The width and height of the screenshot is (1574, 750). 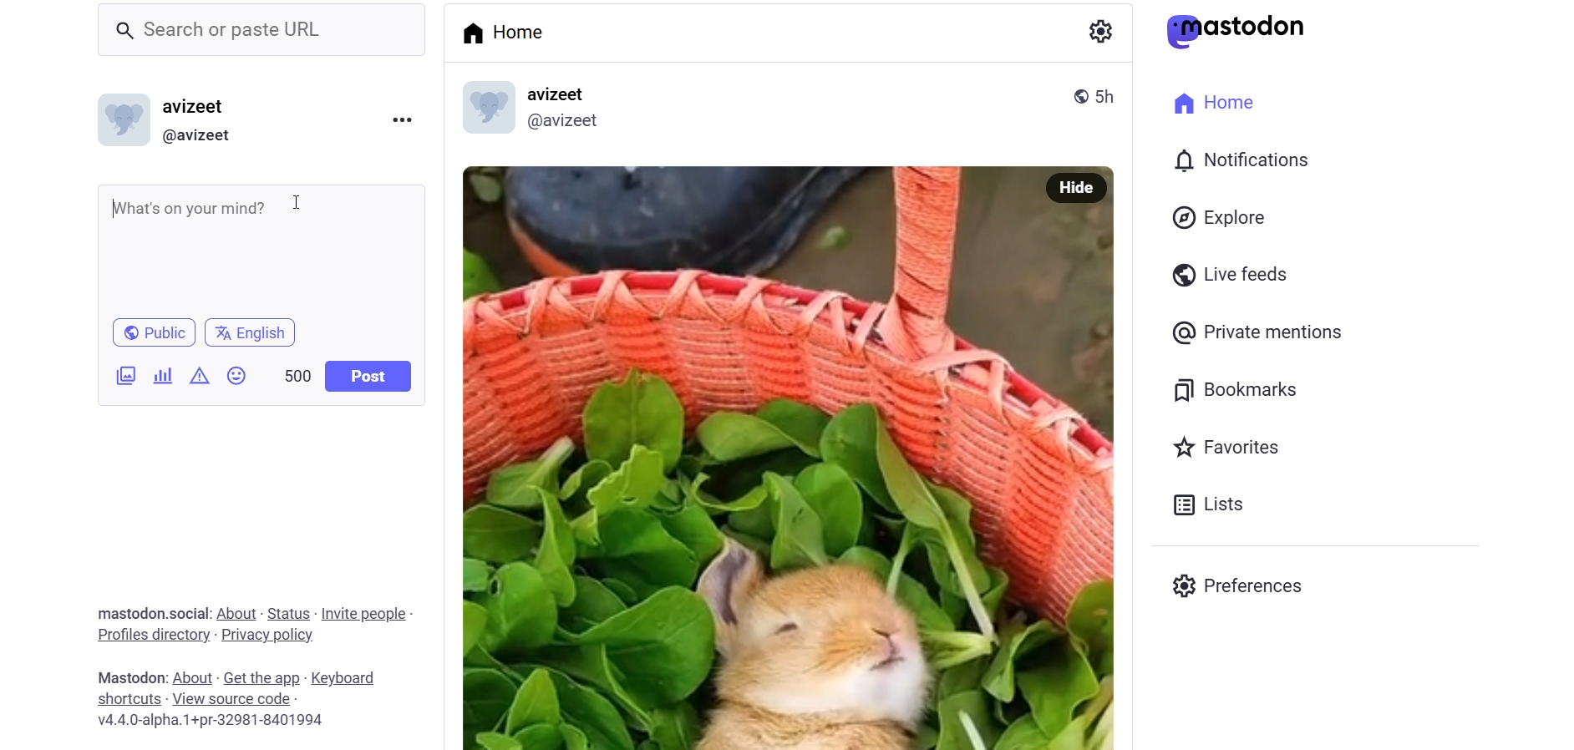 What do you see at coordinates (201, 106) in the screenshot?
I see `nme` at bounding box center [201, 106].